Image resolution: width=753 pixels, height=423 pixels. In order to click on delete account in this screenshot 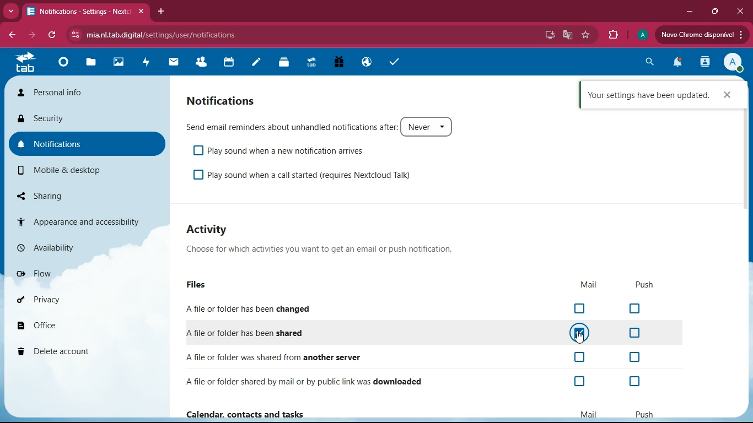, I will do `click(79, 350)`.